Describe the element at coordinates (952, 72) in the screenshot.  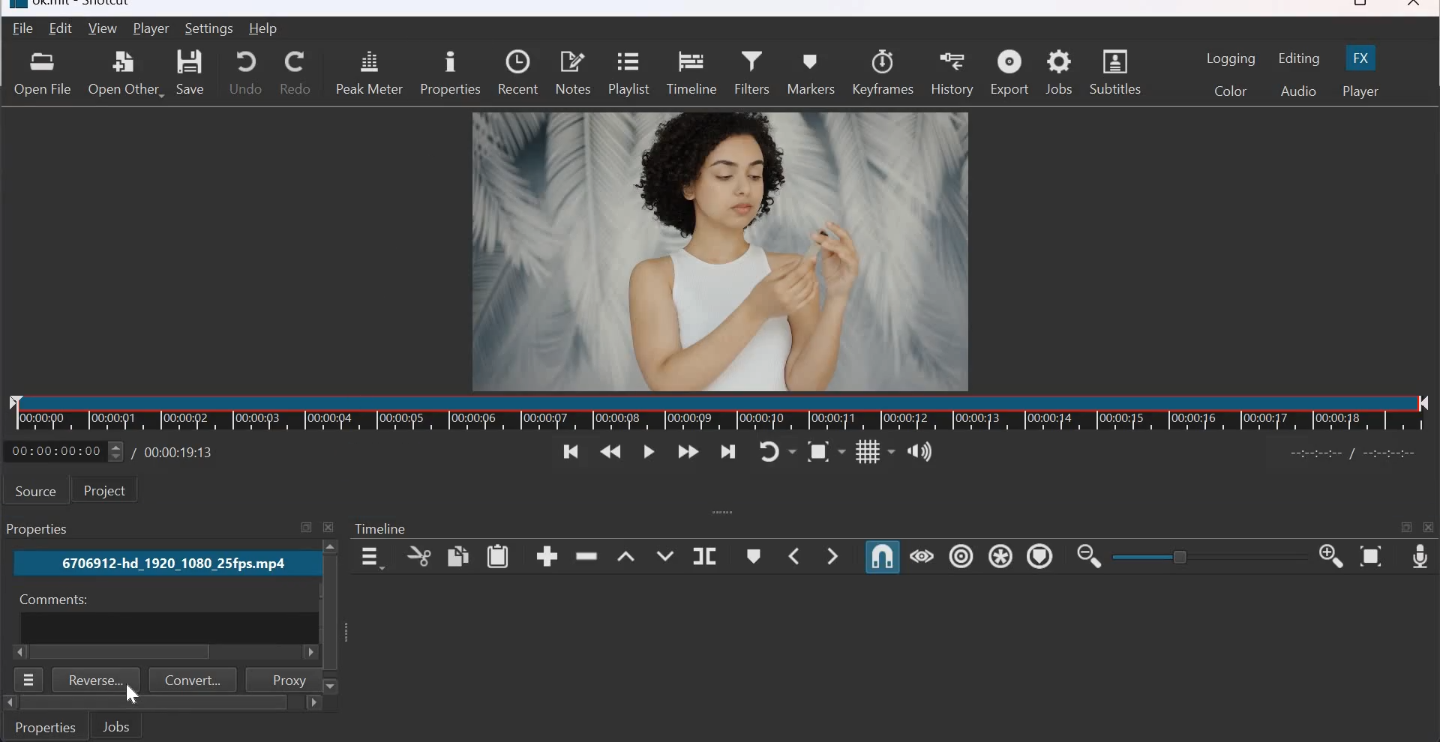
I see `History` at that location.